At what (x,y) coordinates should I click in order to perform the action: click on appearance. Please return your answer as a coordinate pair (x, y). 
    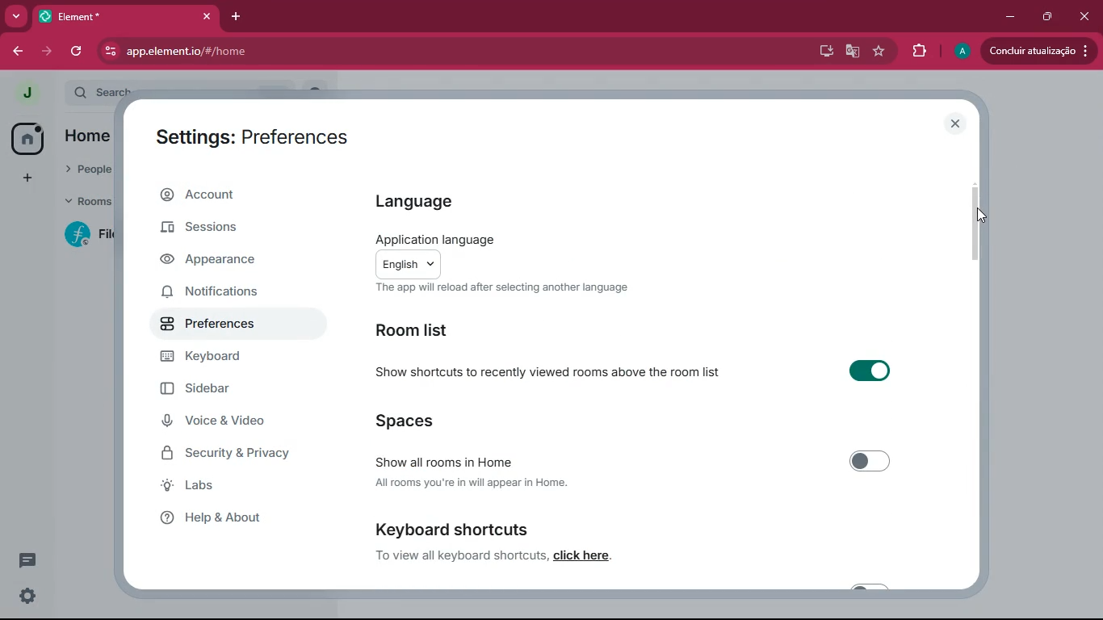
    Looking at the image, I should click on (223, 261).